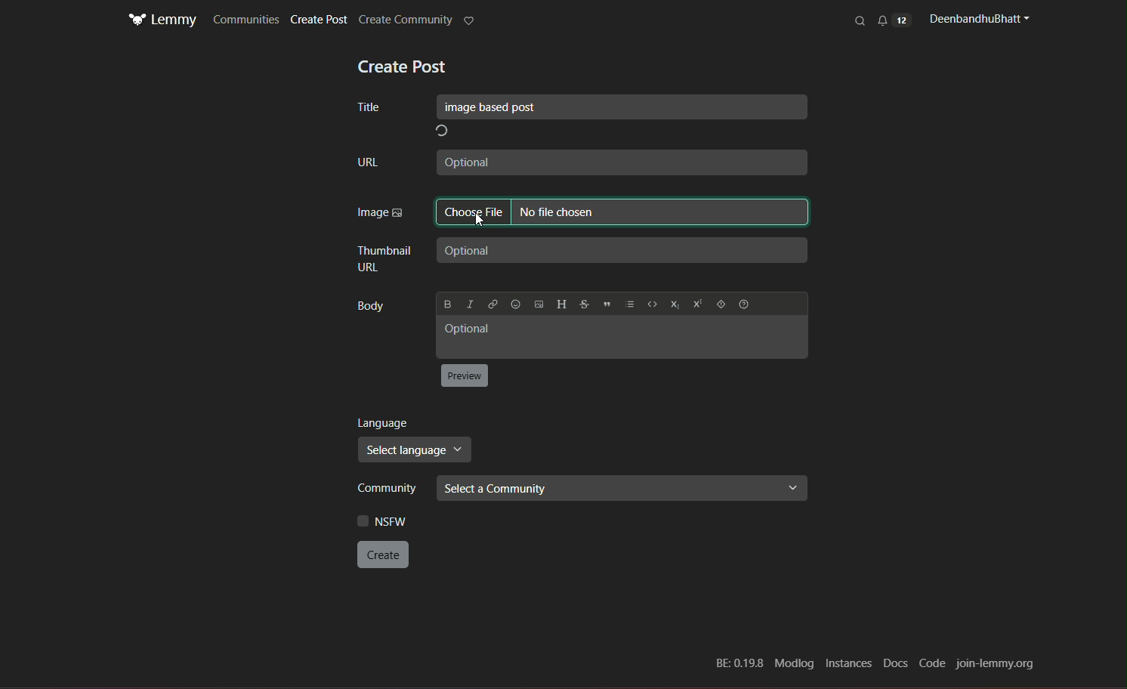 Image resolution: width=1127 pixels, height=689 pixels. Describe the element at coordinates (369, 109) in the screenshot. I see `title` at that location.